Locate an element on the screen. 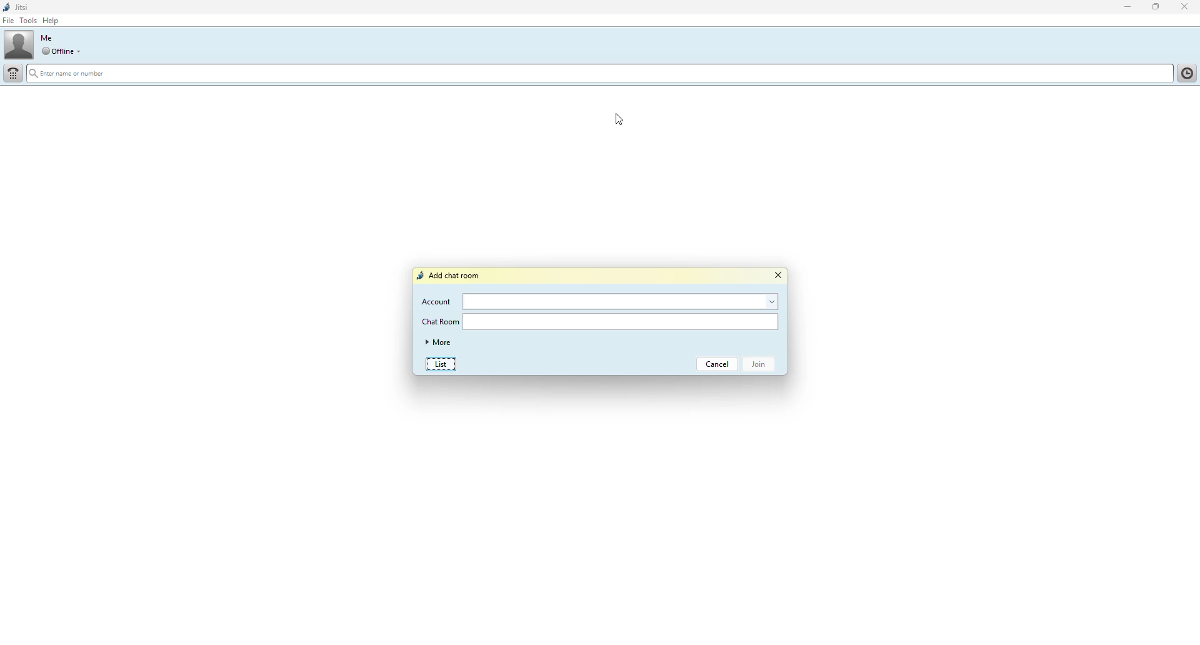  account is located at coordinates (437, 302).